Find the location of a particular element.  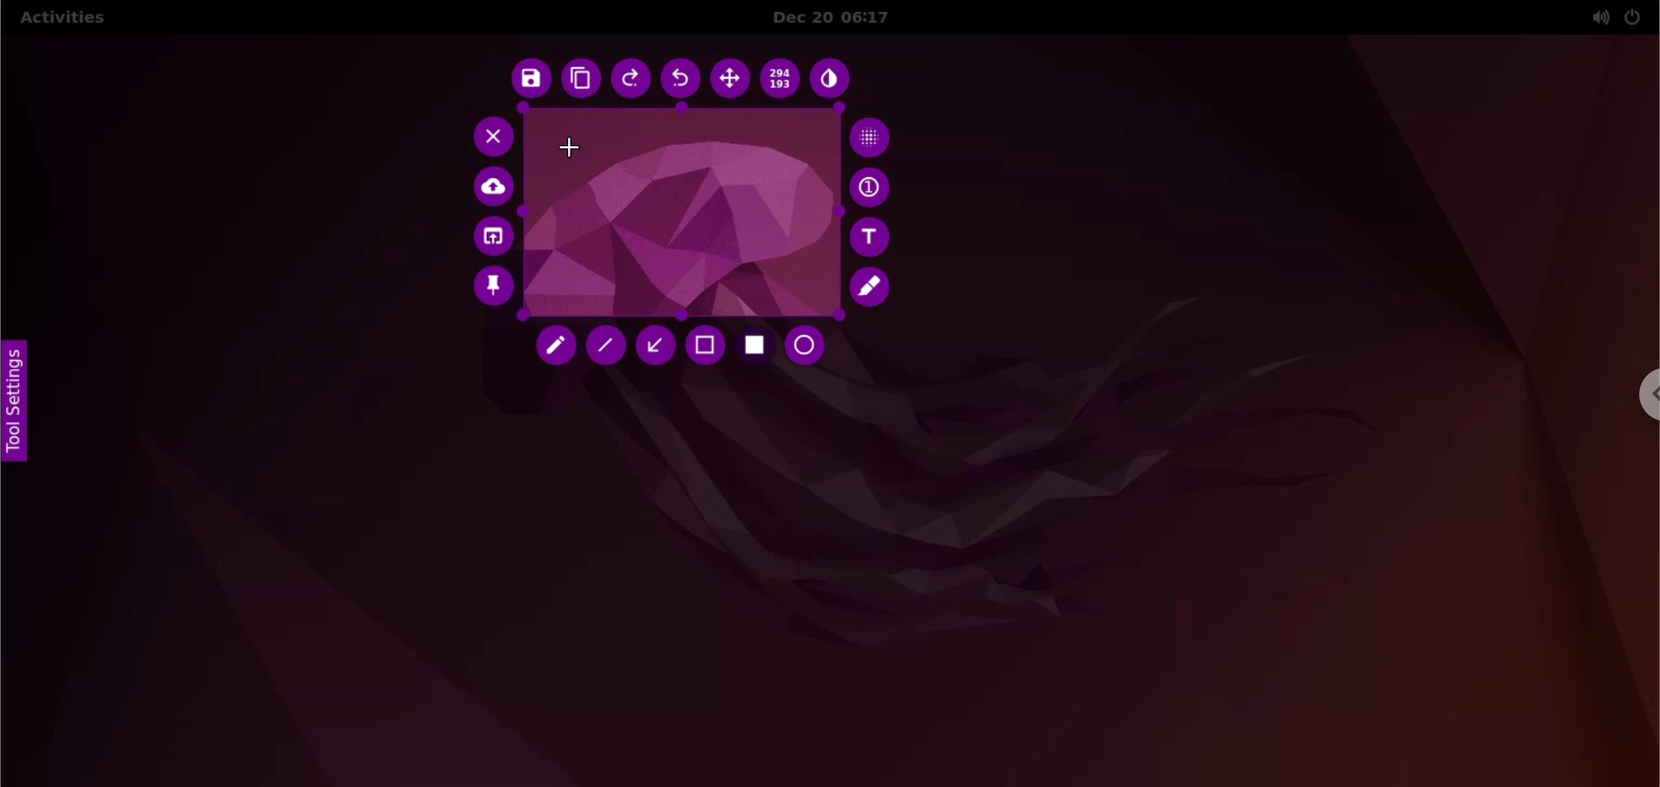

choose app to open is located at coordinates (491, 238).